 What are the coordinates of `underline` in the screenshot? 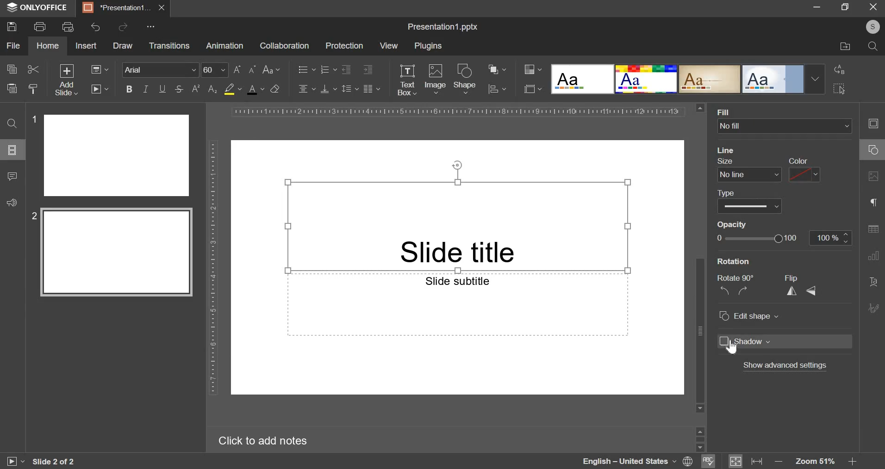 It's located at (162, 88).